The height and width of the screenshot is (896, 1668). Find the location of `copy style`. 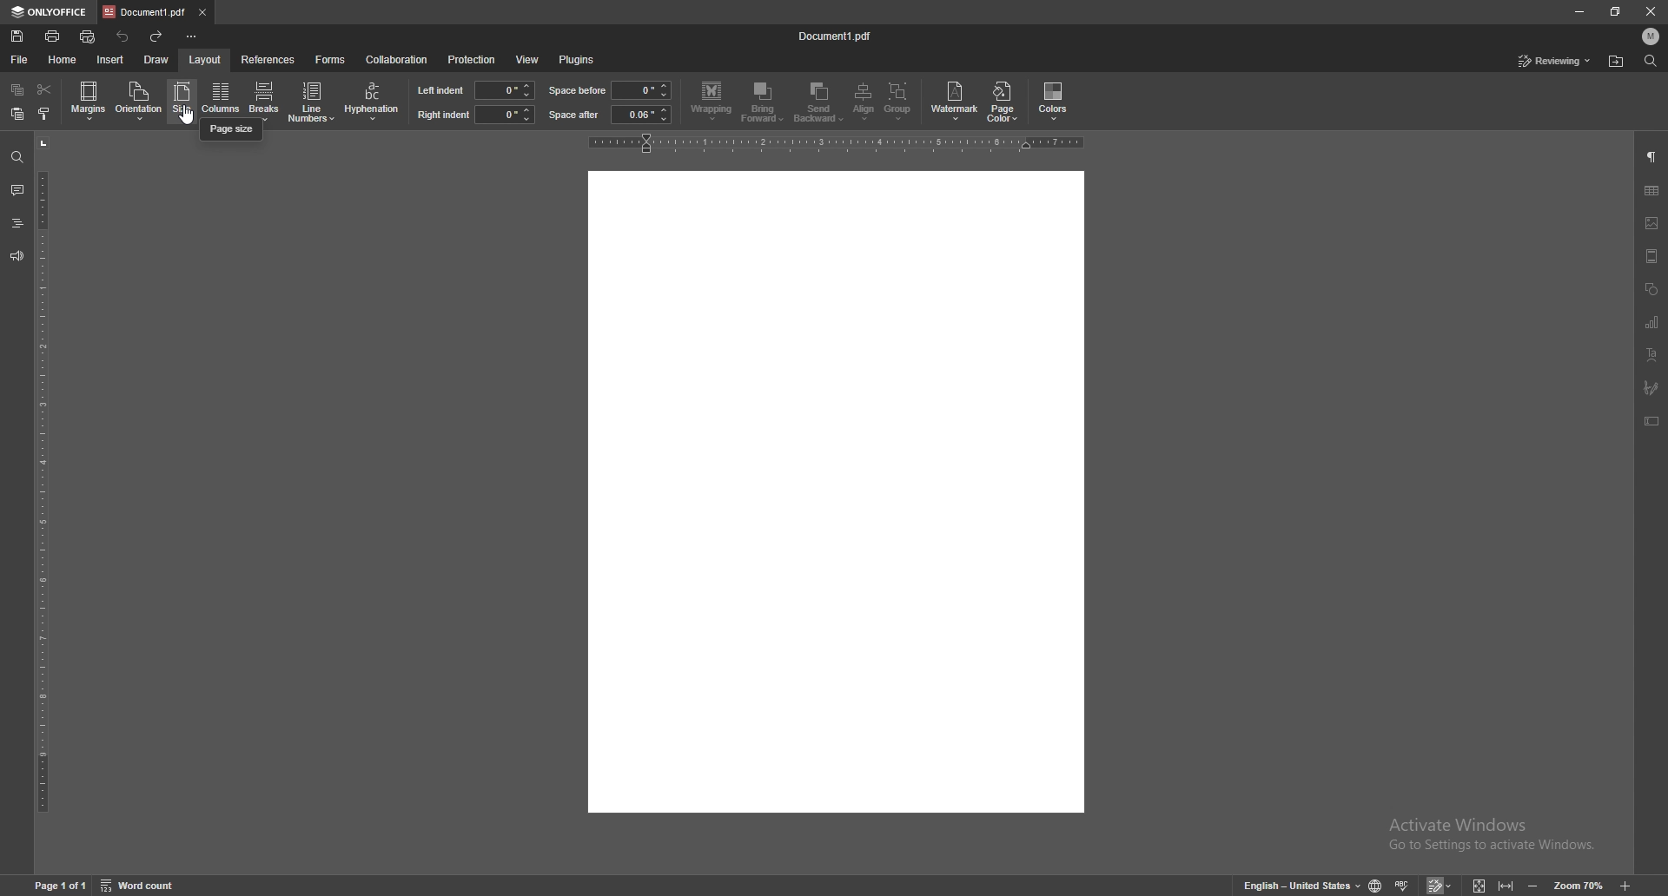

copy style is located at coordinates (44, 112).